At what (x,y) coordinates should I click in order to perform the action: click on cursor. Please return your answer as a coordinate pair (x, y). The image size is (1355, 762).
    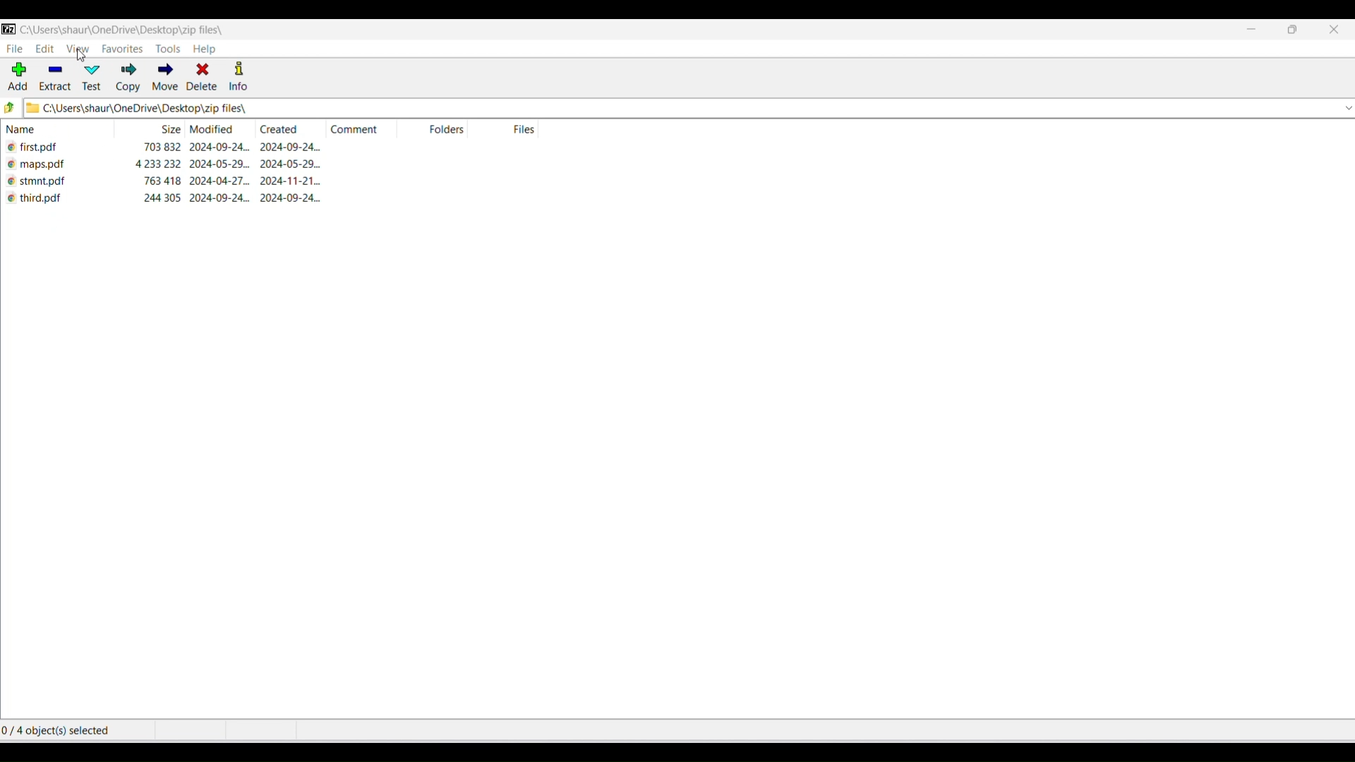
    Looking at the image, I should click on (85, 59).